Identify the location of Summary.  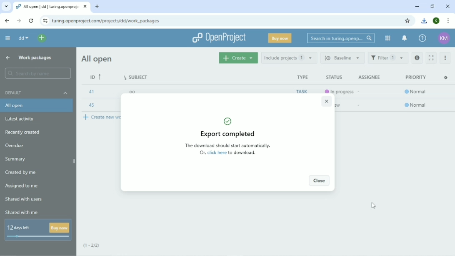
(15, 159).